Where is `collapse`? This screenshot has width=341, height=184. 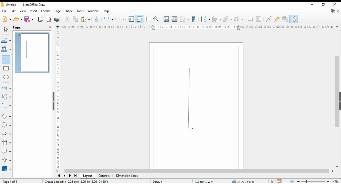
collapse is located at coordinates (53, 101).